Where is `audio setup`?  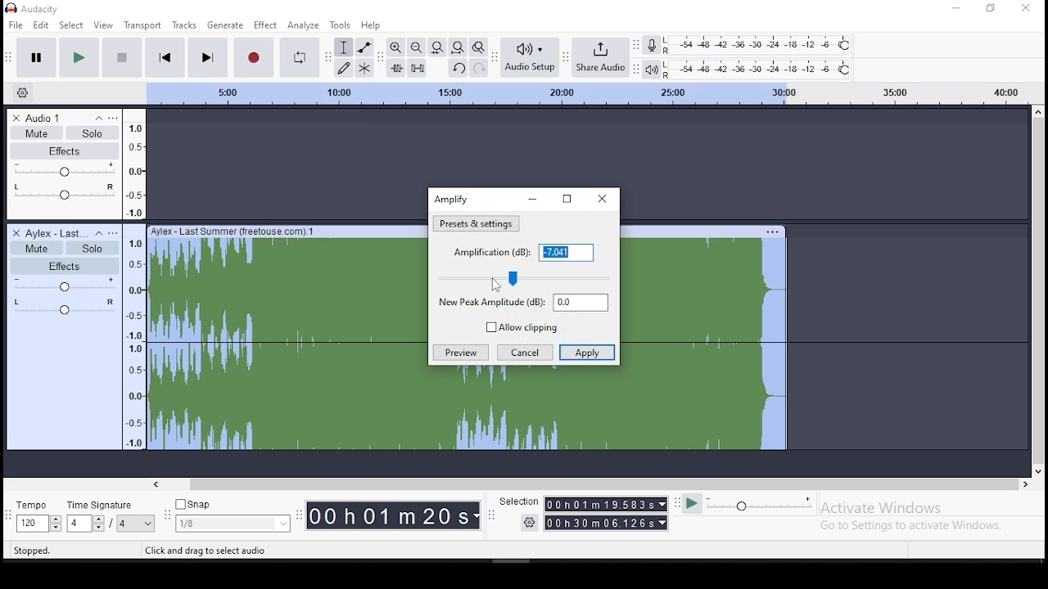
audio setup is located at coordinates (532, 57).